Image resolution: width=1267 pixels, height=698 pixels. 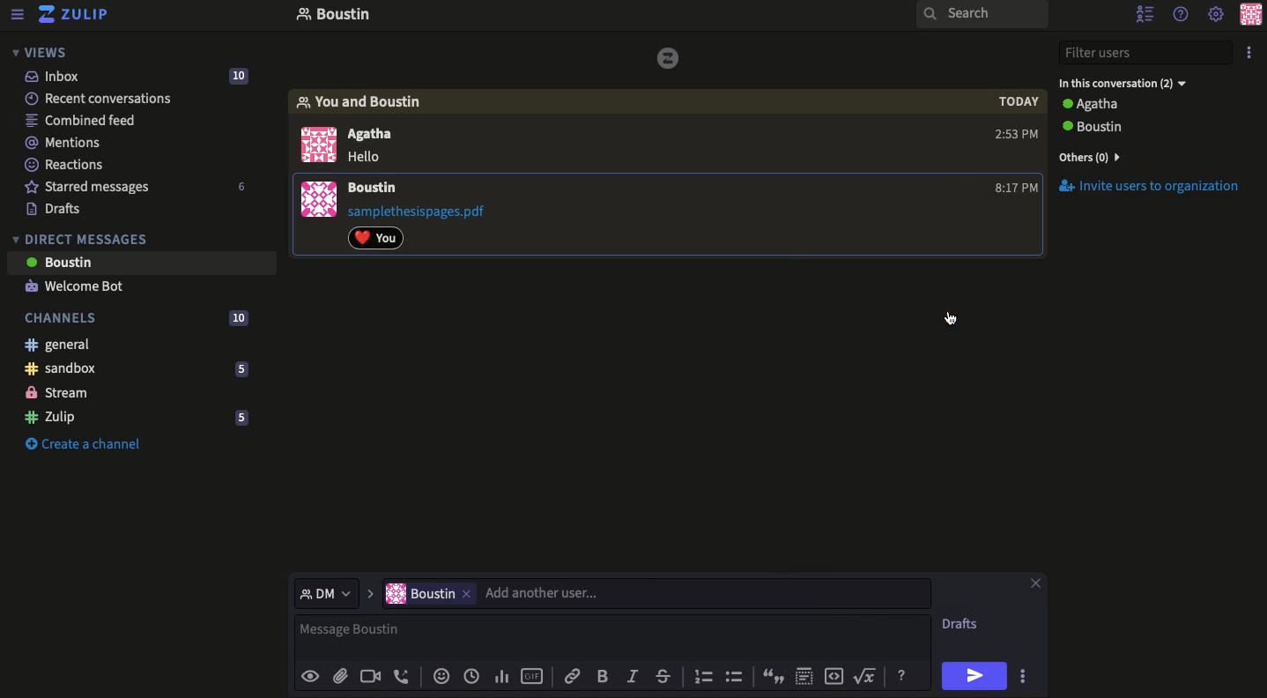 What do you see at coordinates (136, 369) in the screenshot?
I see `Sandbox` at bounding box center [136, 369].